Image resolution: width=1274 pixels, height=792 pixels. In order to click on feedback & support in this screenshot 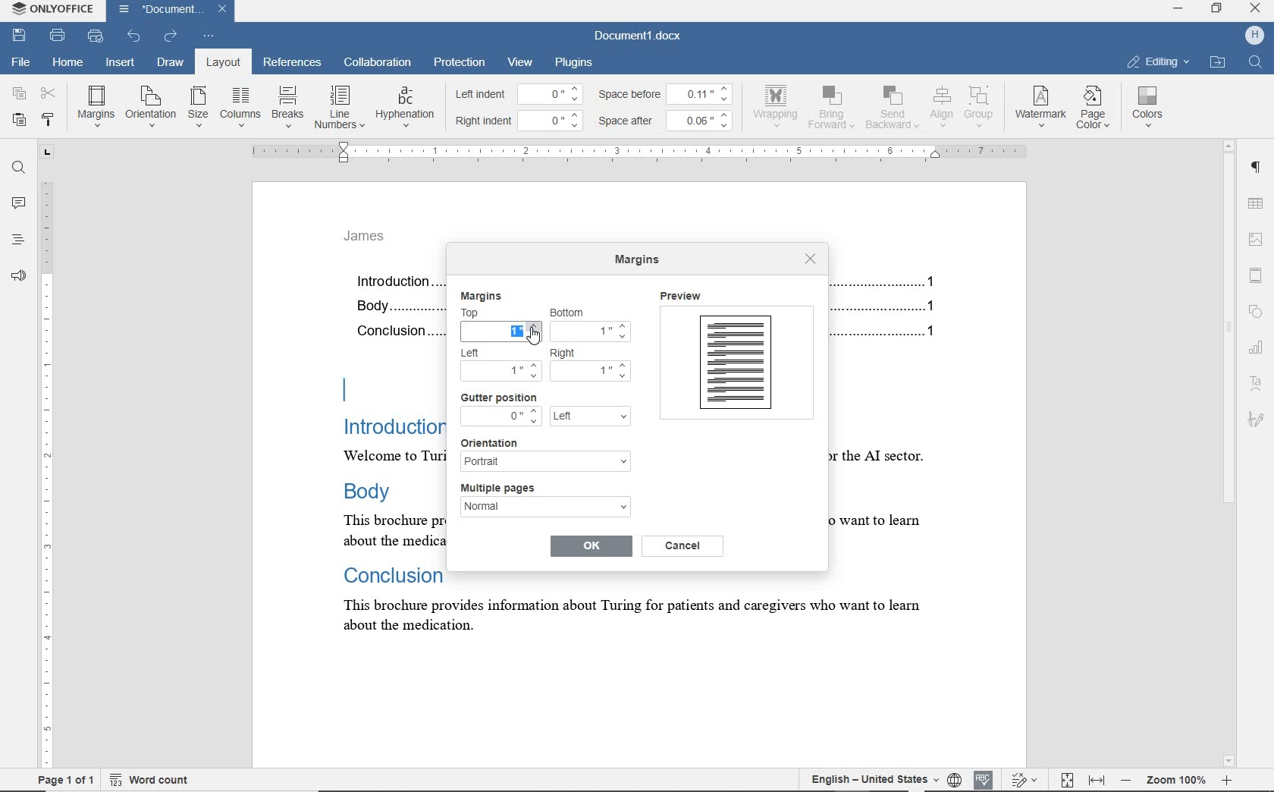, I will do `click(17, 277)`.